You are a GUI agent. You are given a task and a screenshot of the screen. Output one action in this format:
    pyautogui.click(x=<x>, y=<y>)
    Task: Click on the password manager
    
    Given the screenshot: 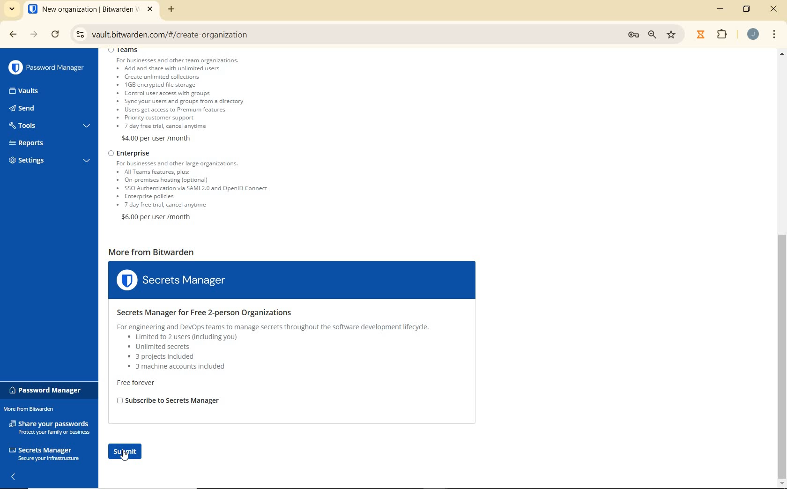 What is the action you would take?
    pyautogui.click(x=47, y=390)
    